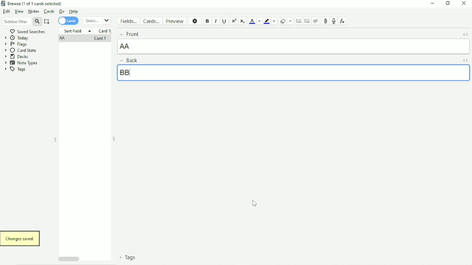 This screenshot has width=472, height=265. I want to click on Fields, so click(128, 21).